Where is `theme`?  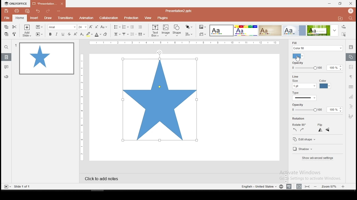
theme is located at coordinates (222, 31).